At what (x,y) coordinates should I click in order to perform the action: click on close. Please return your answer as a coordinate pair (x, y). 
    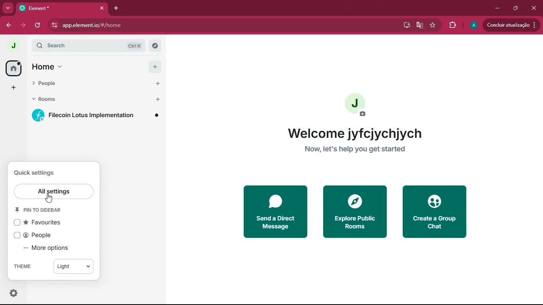
    Looking at the image, I should click on (101, 8).